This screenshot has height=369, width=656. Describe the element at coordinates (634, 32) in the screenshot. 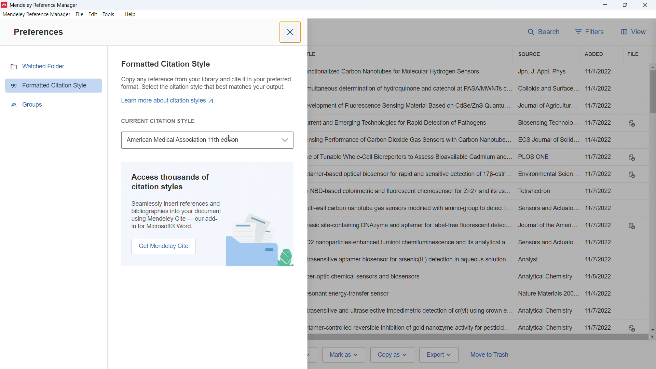

I see `View ` at that location.